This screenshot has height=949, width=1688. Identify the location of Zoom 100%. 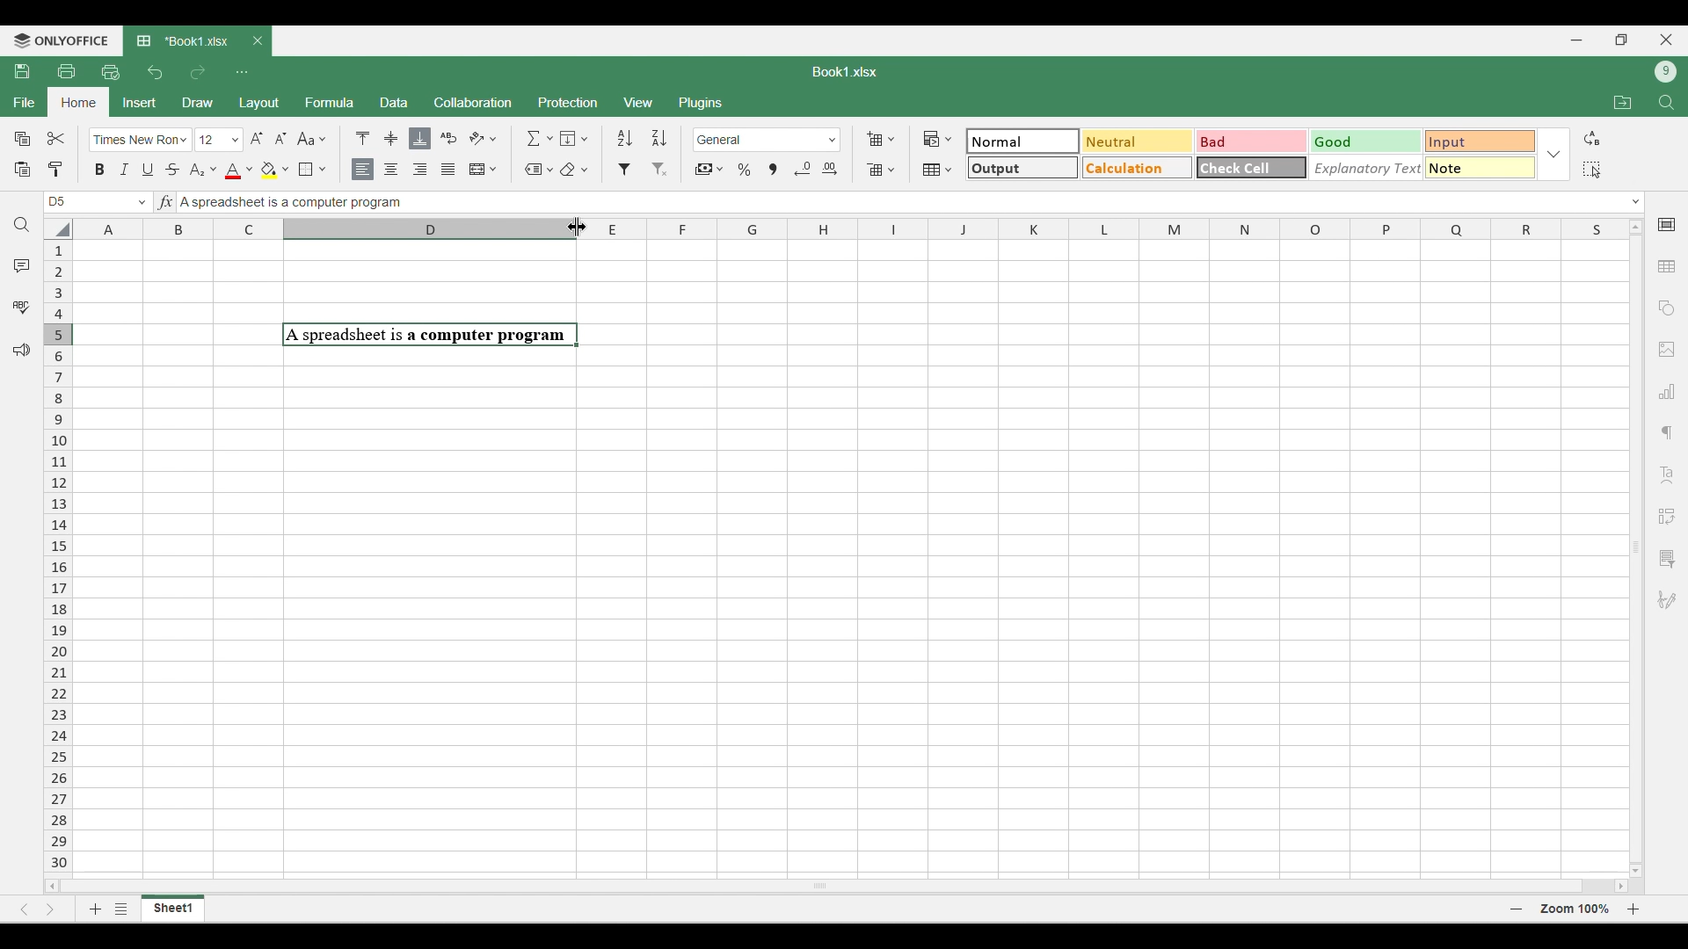
(1575, 908).